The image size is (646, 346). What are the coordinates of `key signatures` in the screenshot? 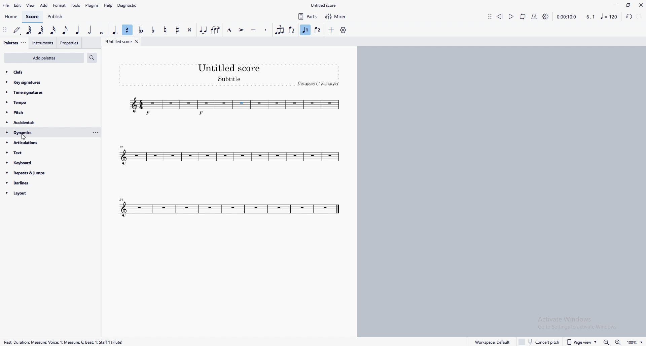 It's located at (43, 82).